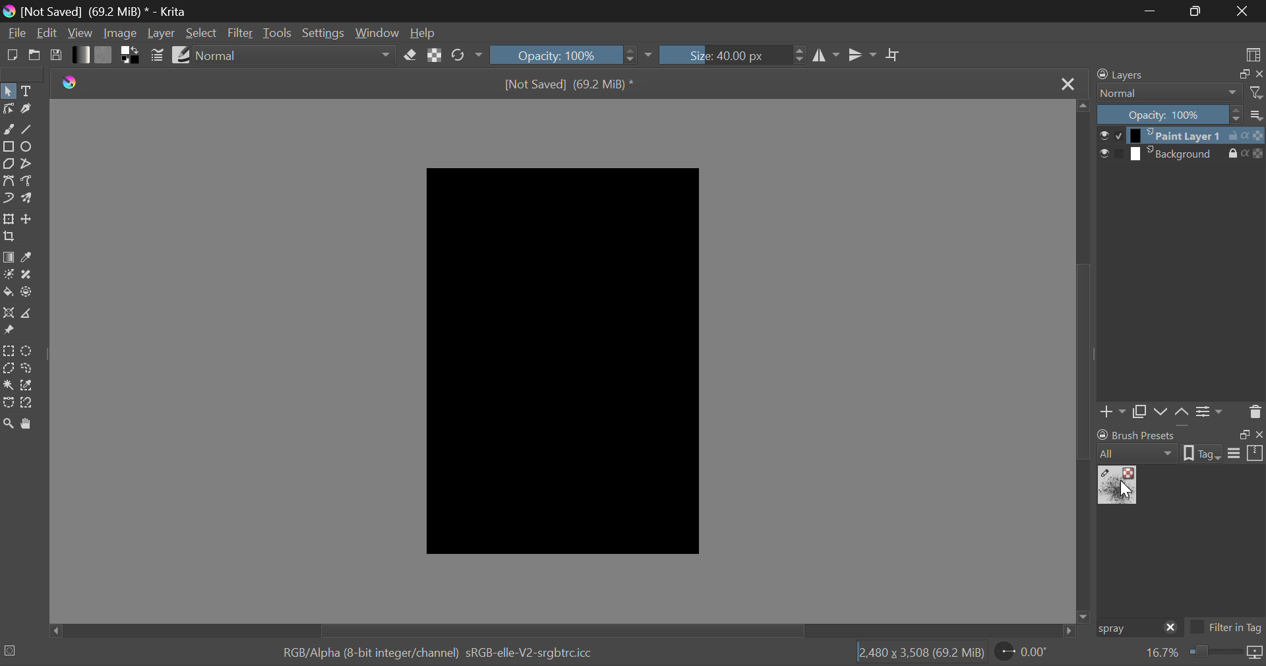  Describe the element at coordinates (27, 131) in the screenshot. I see `Line` at that location.